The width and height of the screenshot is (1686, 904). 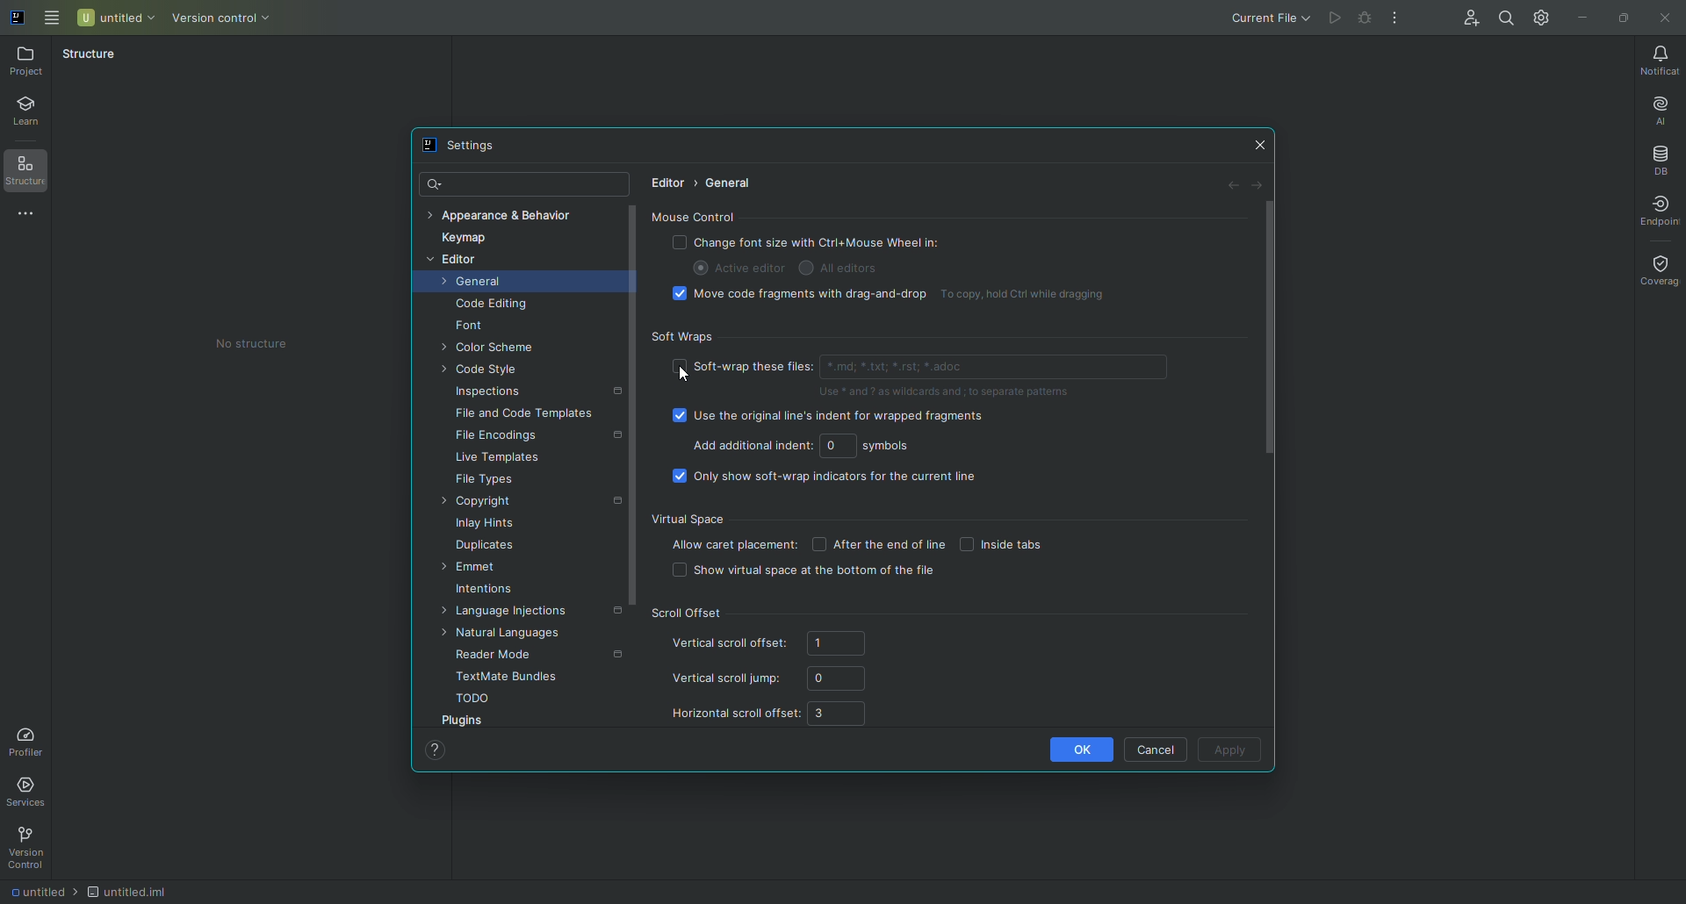 I want to click on Intentions, so click(x=488, y=592).